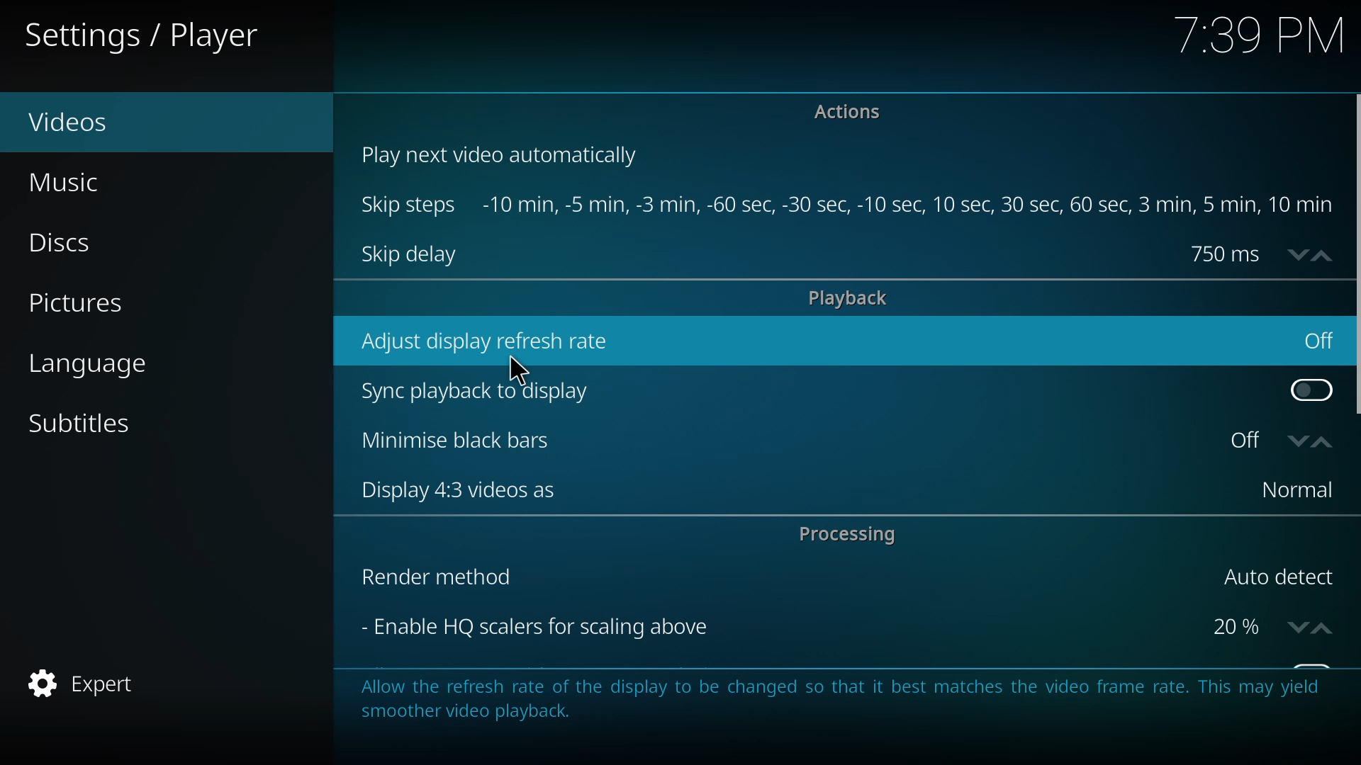  Describe the element at coordinates (85, 424) in the screenshot. I see `subtitles` at that location.